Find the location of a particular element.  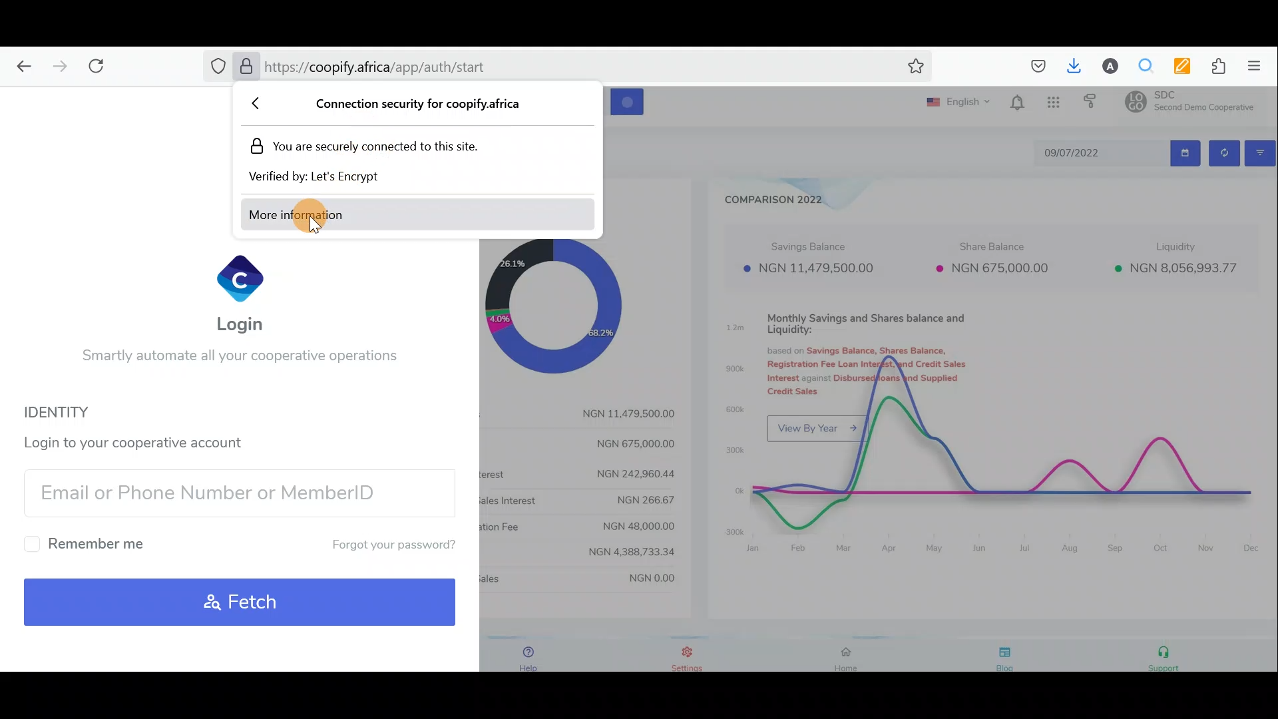

Connection security is located at coordinates (417, 105).